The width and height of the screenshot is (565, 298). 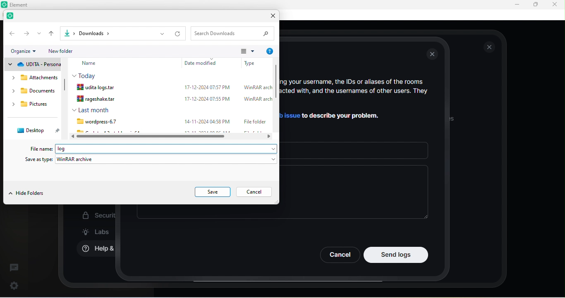 What do you see at coordinates (269, 52) in the screenshot?
I see `help` at bounding box center [269, 52].